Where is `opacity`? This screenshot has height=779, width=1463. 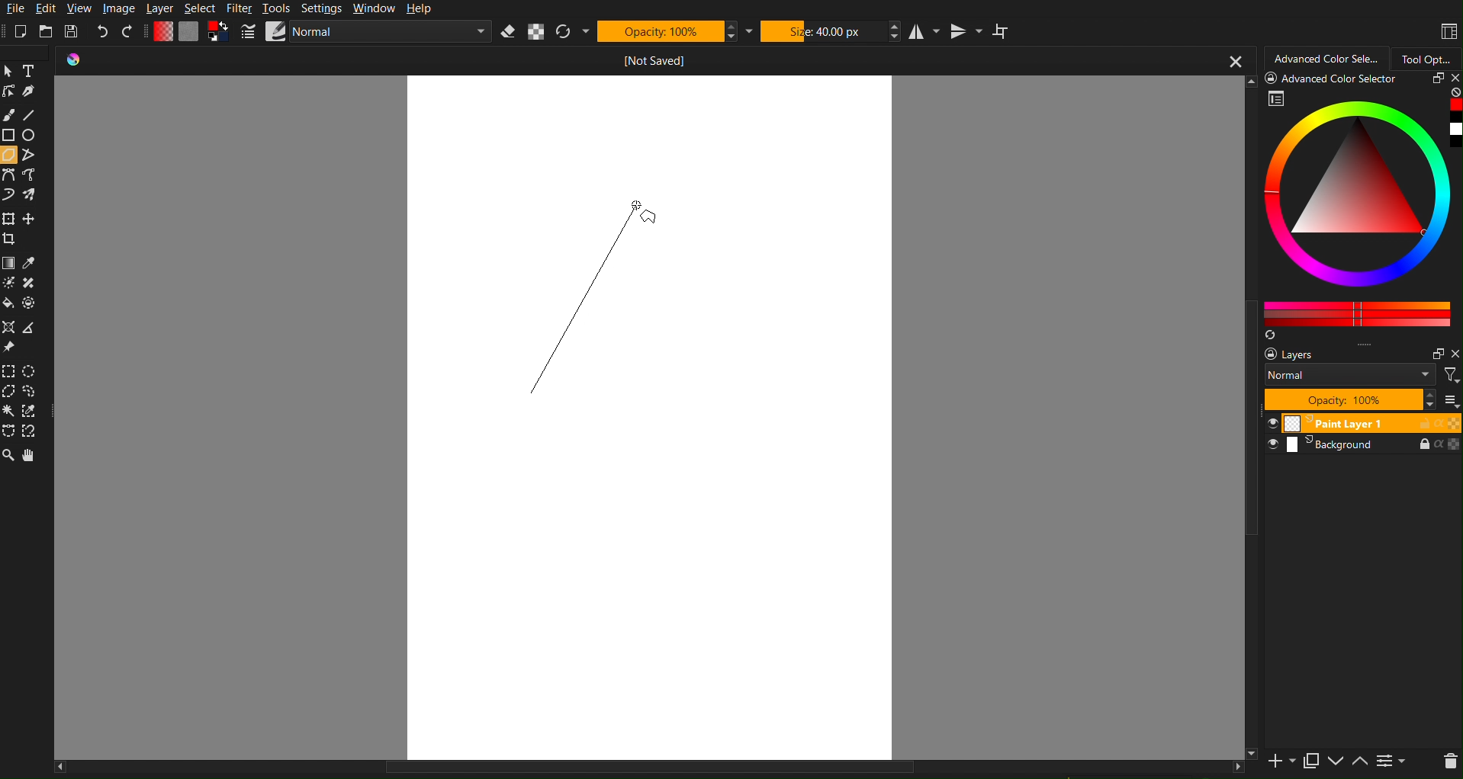
opacity is located at coordinates (1348, 400).